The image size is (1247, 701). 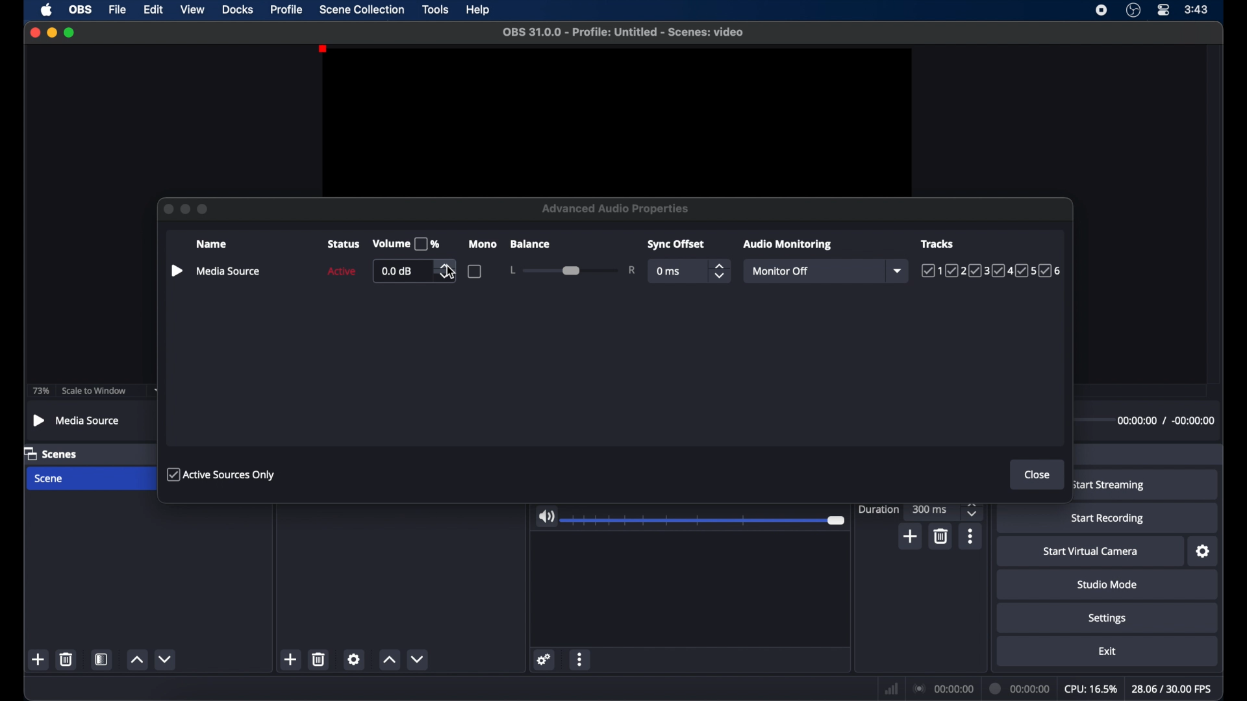 What do you see at coordinates (544, 659) in the screenshot?
I see `settings` at bounding box center [544, 659].